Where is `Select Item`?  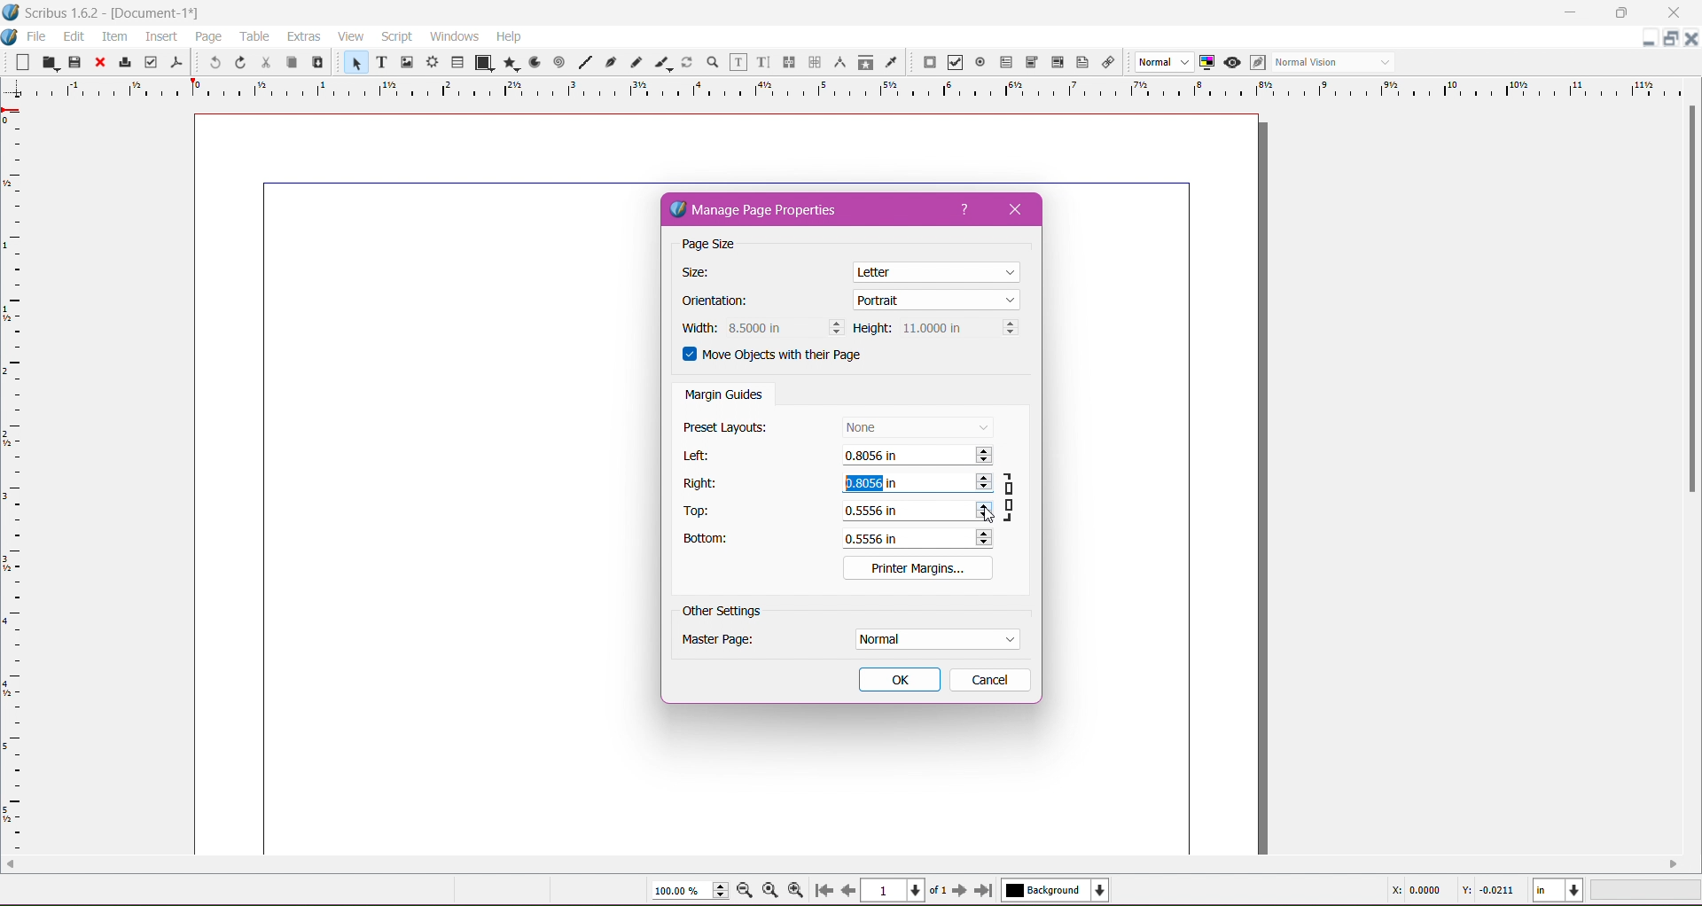 Select Item is located at coordinates (353, 63).